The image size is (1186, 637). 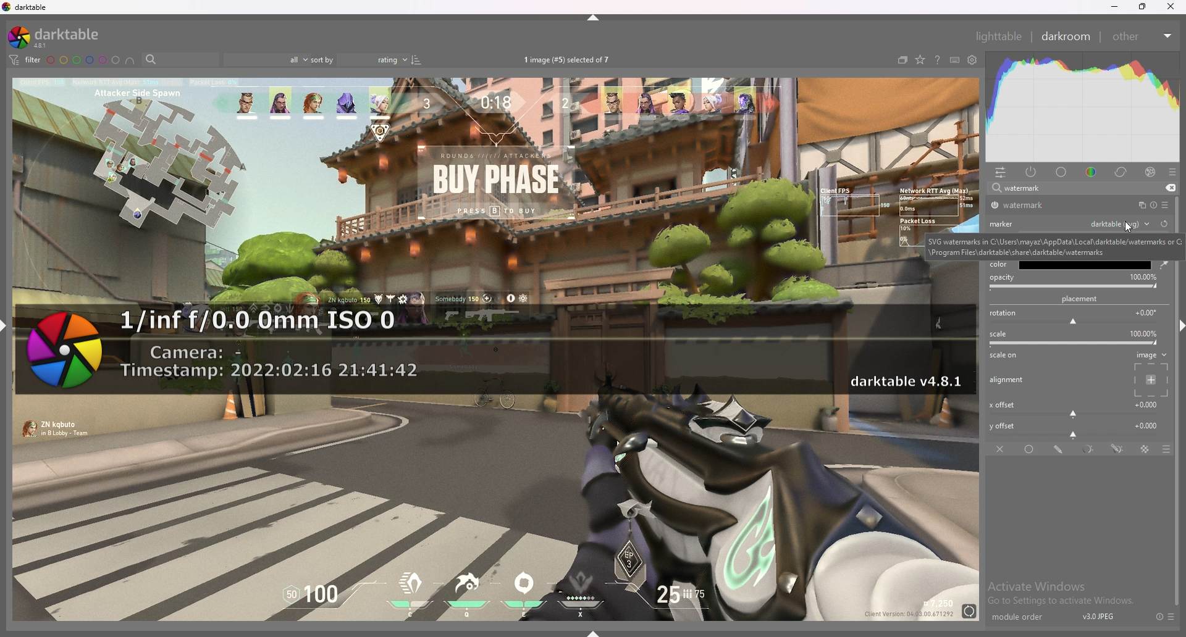 I want to click on hide, so click(x=1176, y=324).